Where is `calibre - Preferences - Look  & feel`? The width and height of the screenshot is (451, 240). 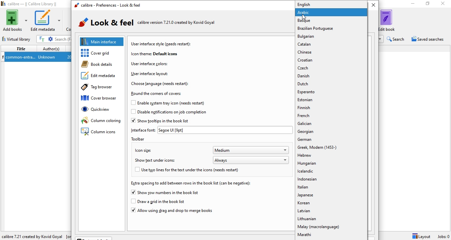 calibre - Preferences - Look  & feel is located at coordinates (107, 6).